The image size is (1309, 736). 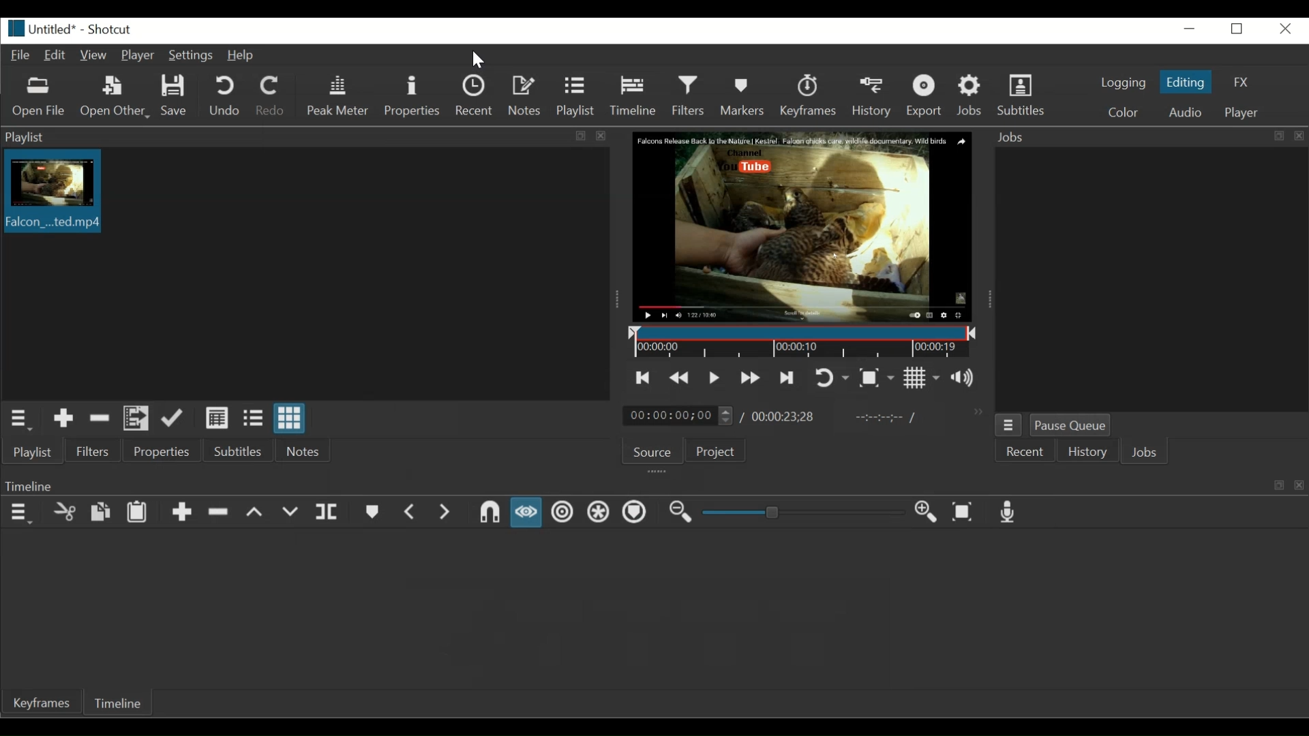 I want to click on Playlist, so click(x=33, y=453).